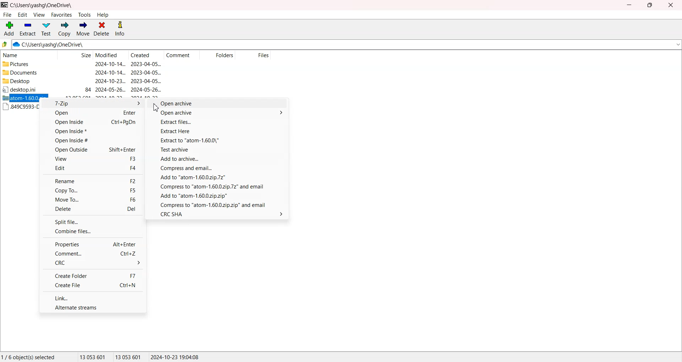 This screenshot has width=682, height=362. Describe the element at coordinates (146, 64) in the screenshot. I see `2023-04-05` at that location.